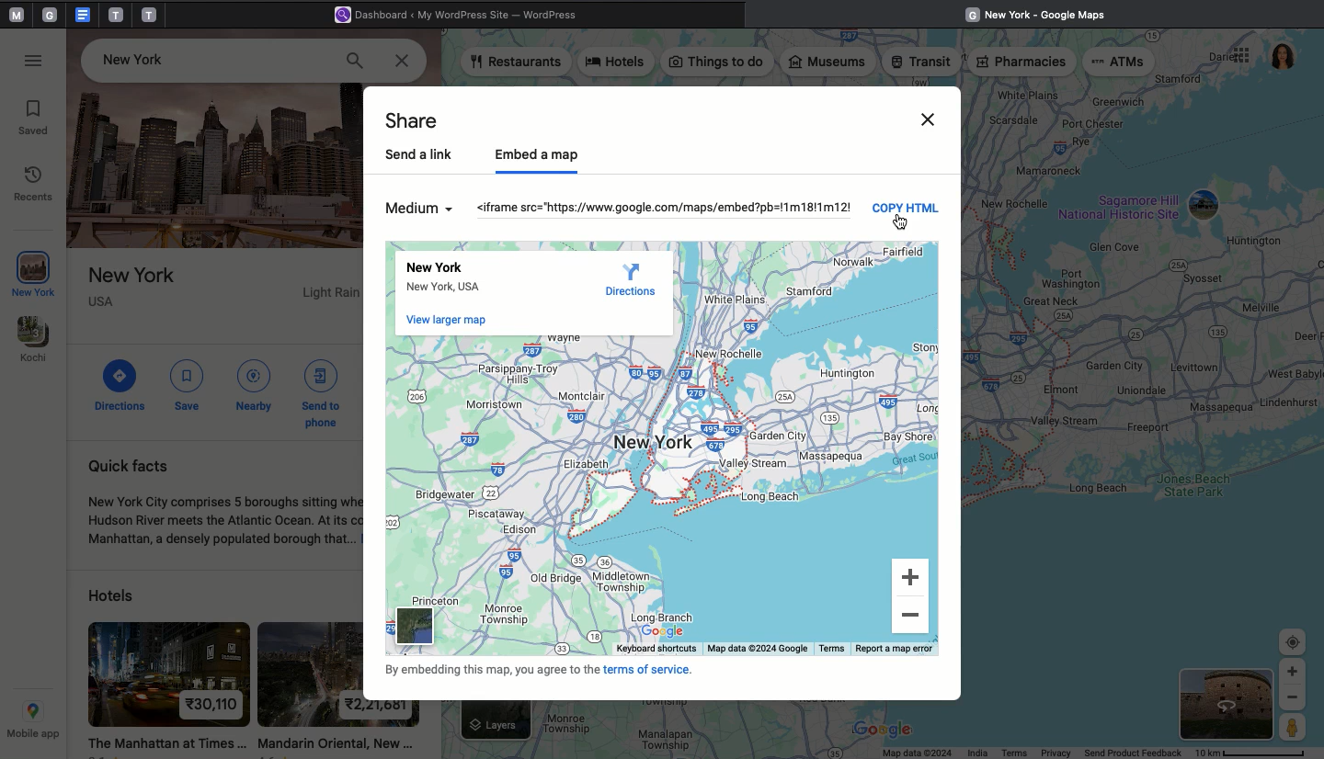 Image resolution: width=1324 pixels, height=759 pixels. I want to click on Quick facts, so click(223, 504).